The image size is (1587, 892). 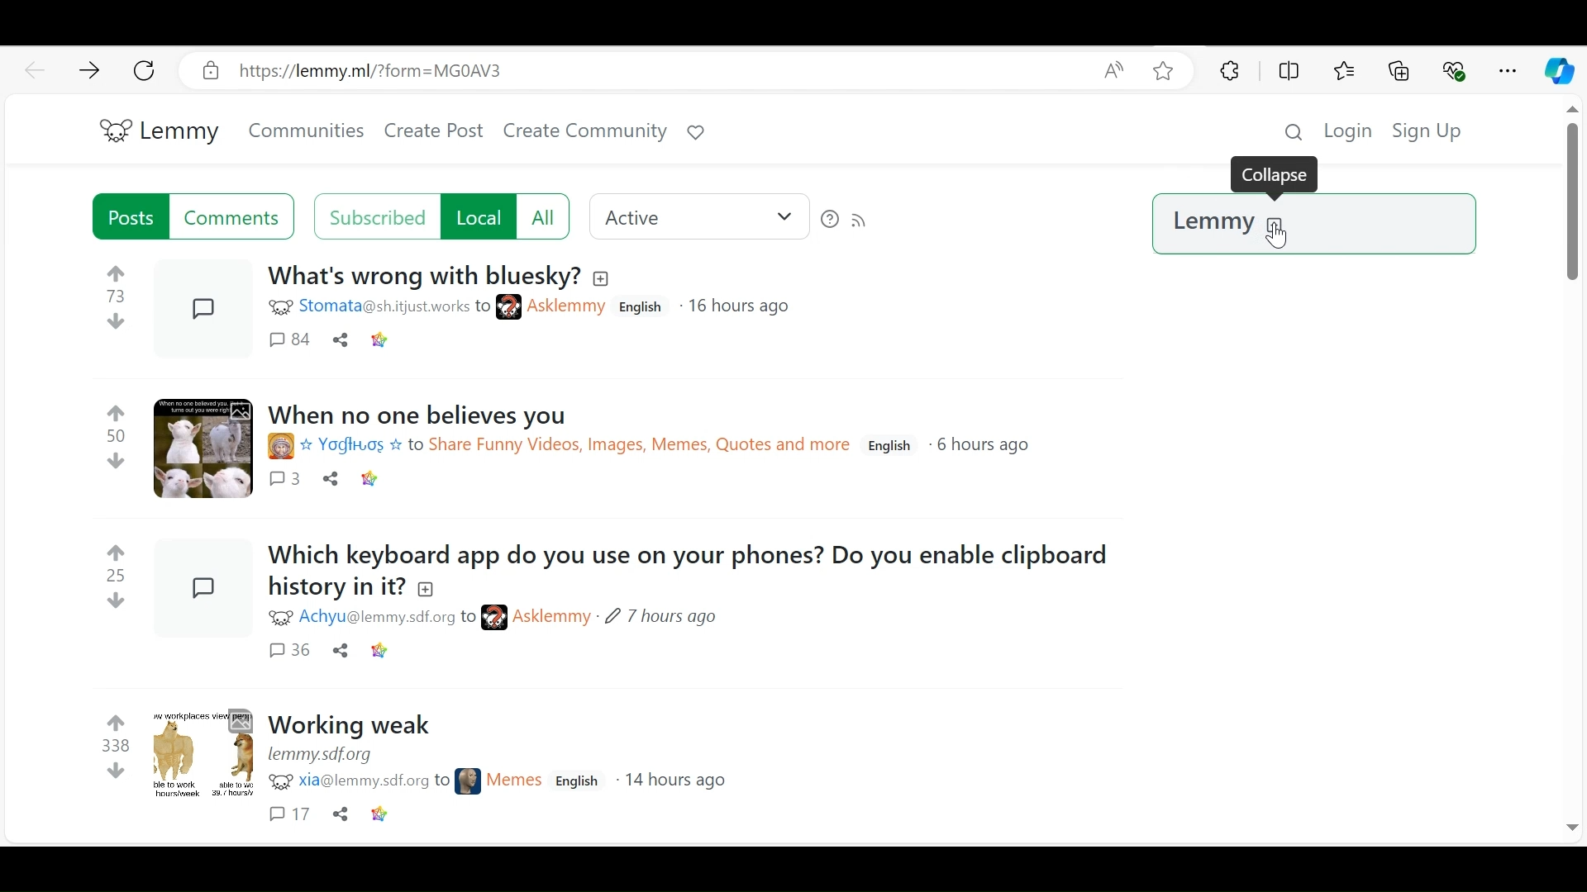 I want to click on add, so click(x=430, y=587).